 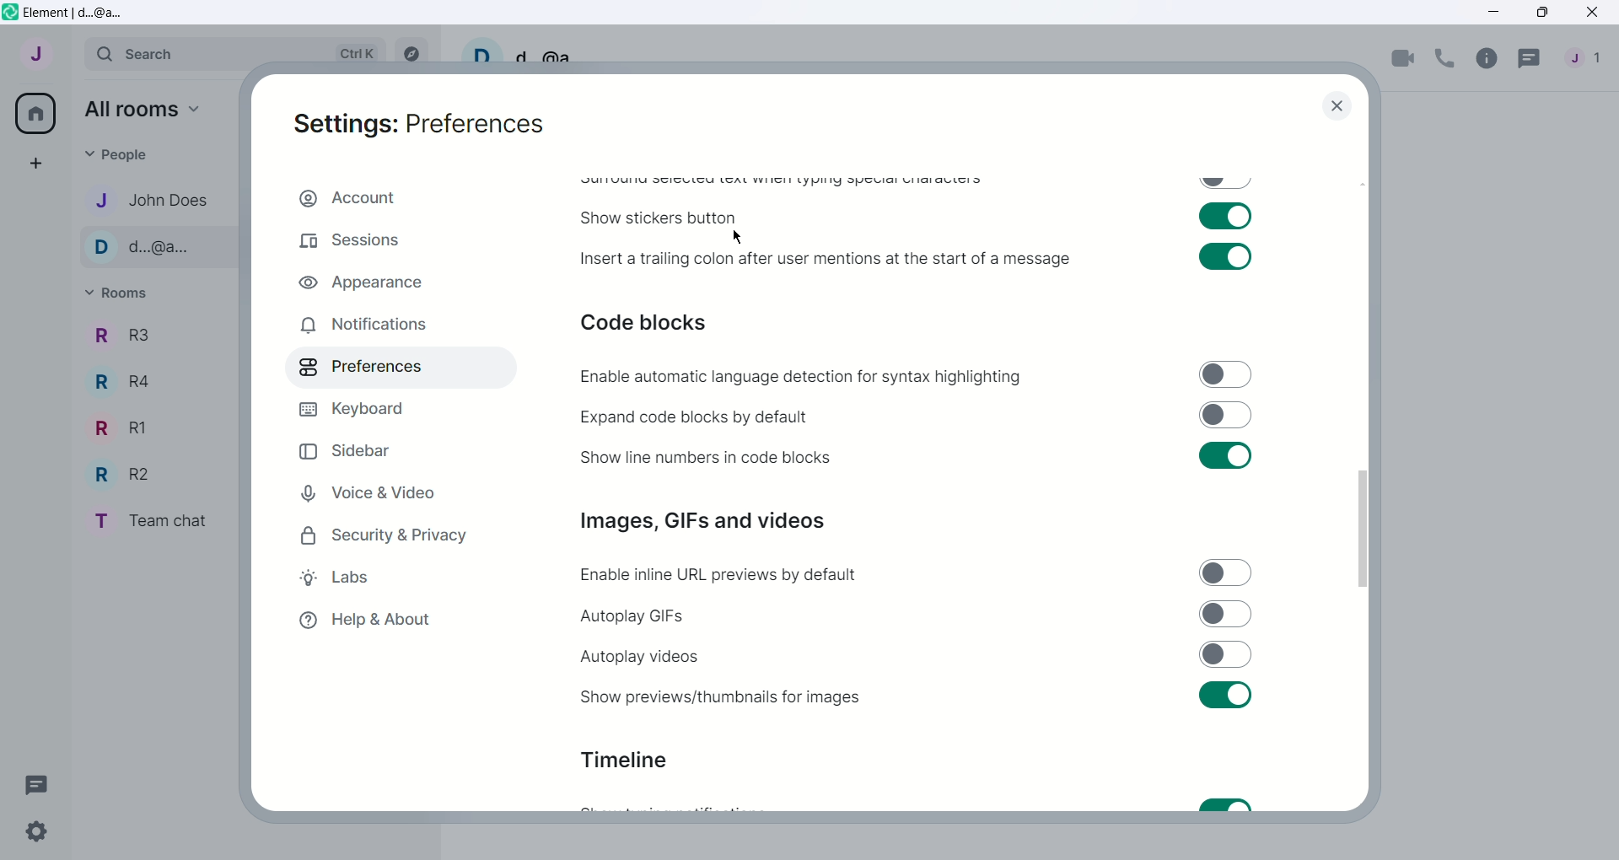 I want to click on Sessions, so click(x=395, y=242).